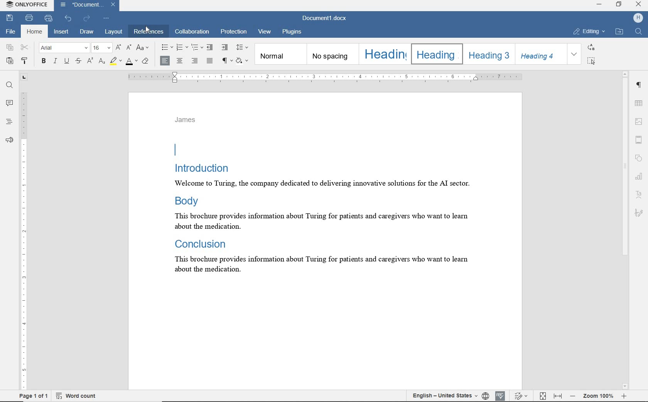 The height and width of the screenshot is (402, 648). I want to click on document name, so click(323, 17).